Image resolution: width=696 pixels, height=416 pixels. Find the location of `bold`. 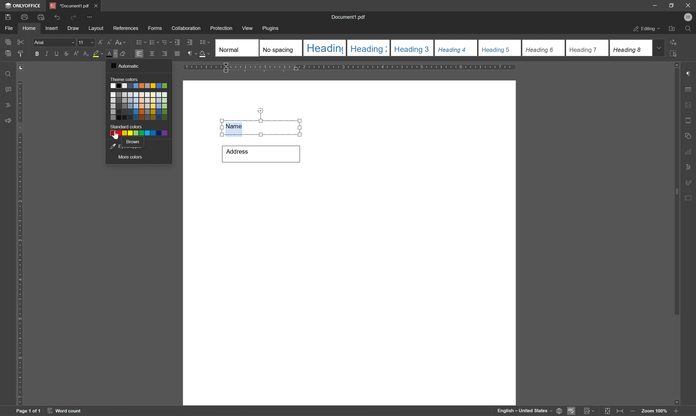

bold is located at coordinates (36, 54).